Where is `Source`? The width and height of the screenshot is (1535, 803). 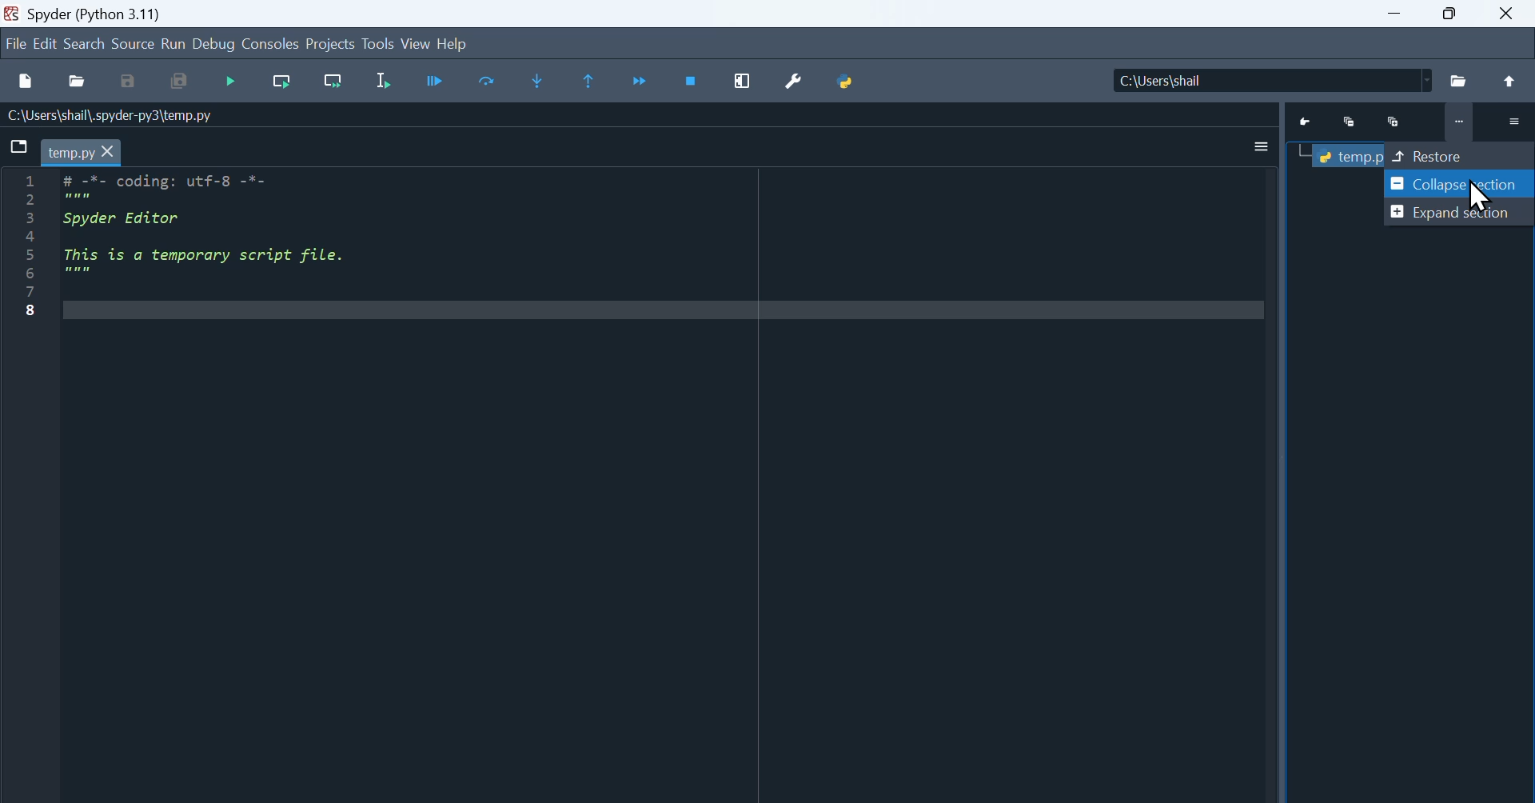 Source is located at coordinates (134, 45).